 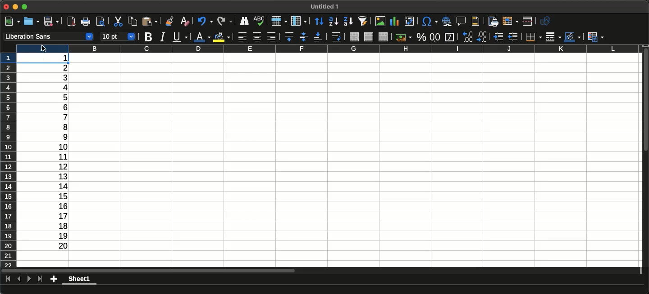 What do you see at coordinates (150, 21) in the screenshot?
I see `Paste` at bounding box center [150, 21].